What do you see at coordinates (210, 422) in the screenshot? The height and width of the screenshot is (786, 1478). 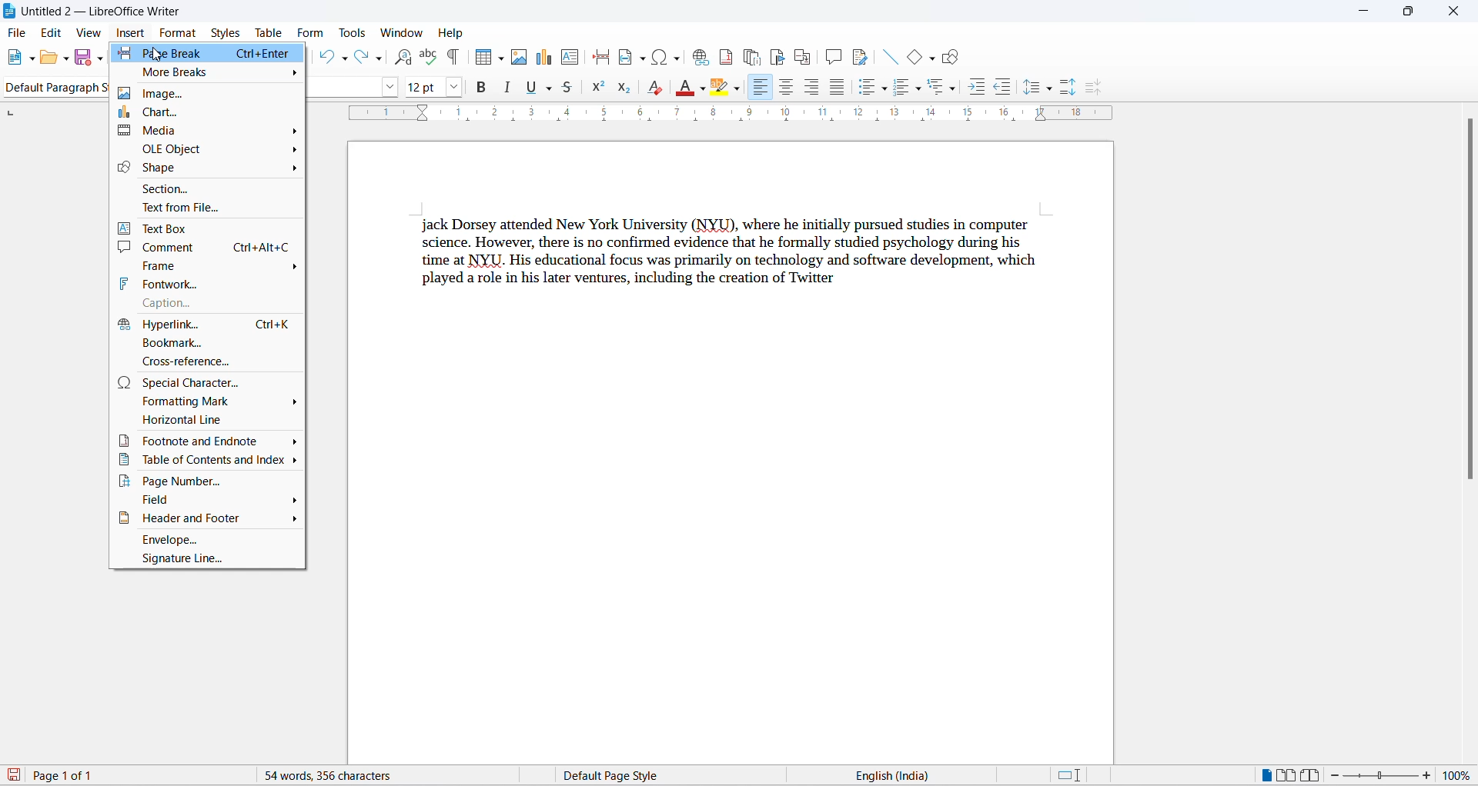 I see `horizontal line` at bounding box center [210, 422].